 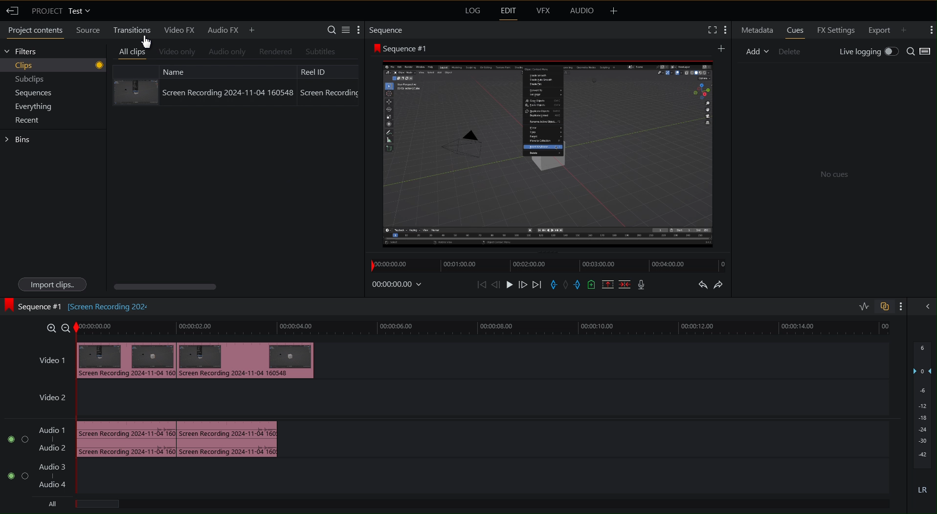 What do you see at coordinates (542, 13) in the screenshot?
I see `VFX` at bounding box center [542, 13].